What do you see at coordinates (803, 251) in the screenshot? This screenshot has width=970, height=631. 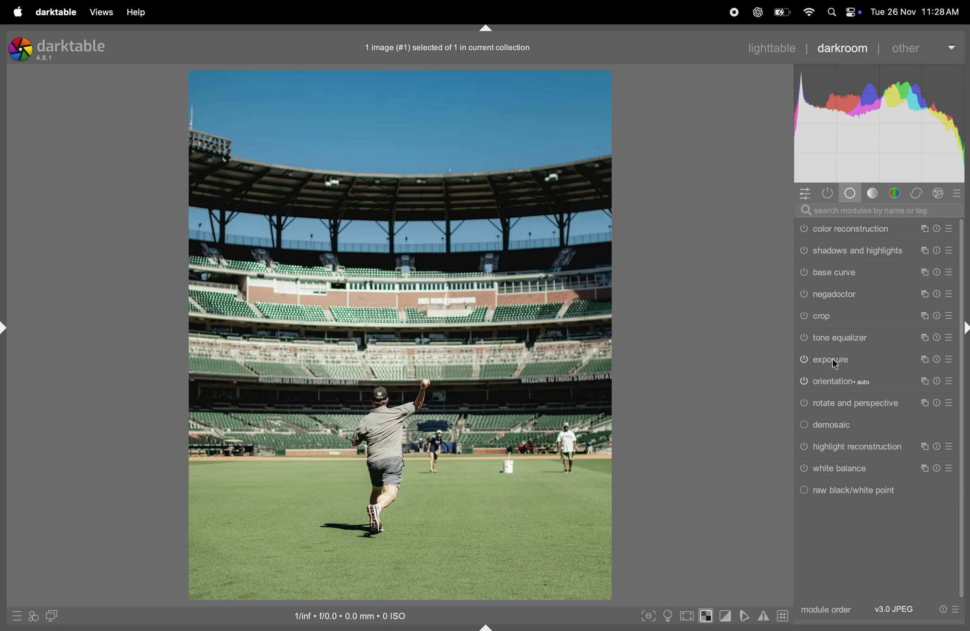 I see `Switch on or off` at bounding box center [803, 251].